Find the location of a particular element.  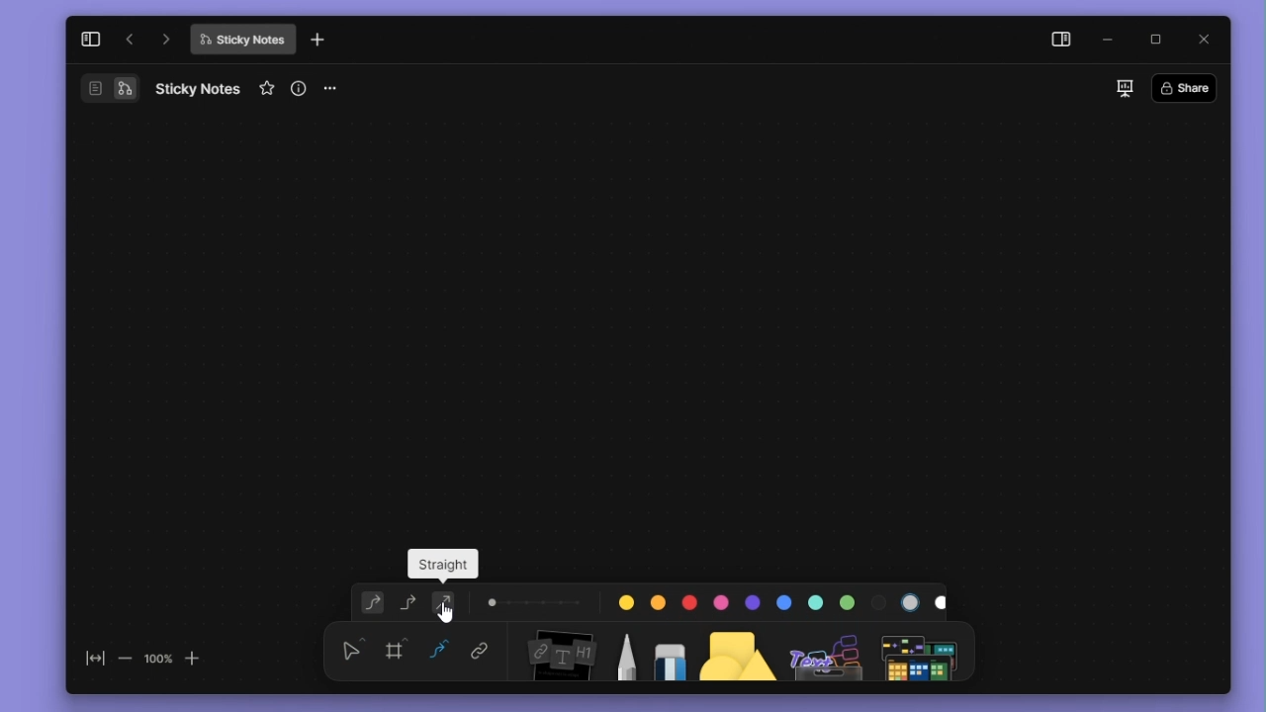

file name is located at coordinates (242, 40).